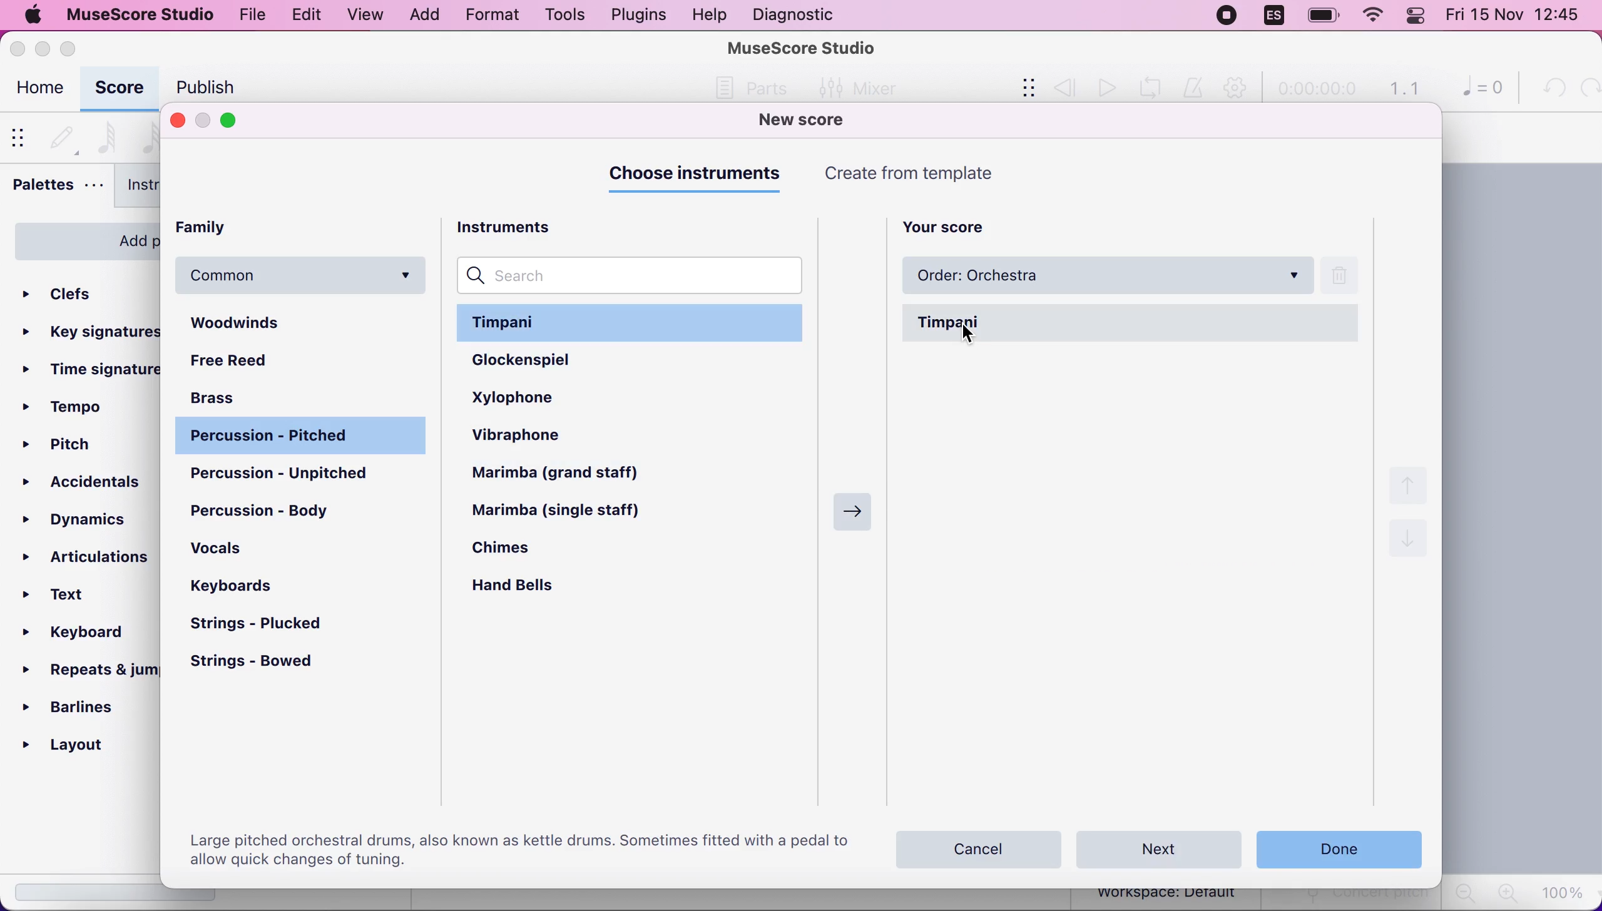 This screenshot has width=1602, height=911. What do you see at coordinates (559, 15) in the screenshot?
I see `tools` at bounding box center [559, 15].